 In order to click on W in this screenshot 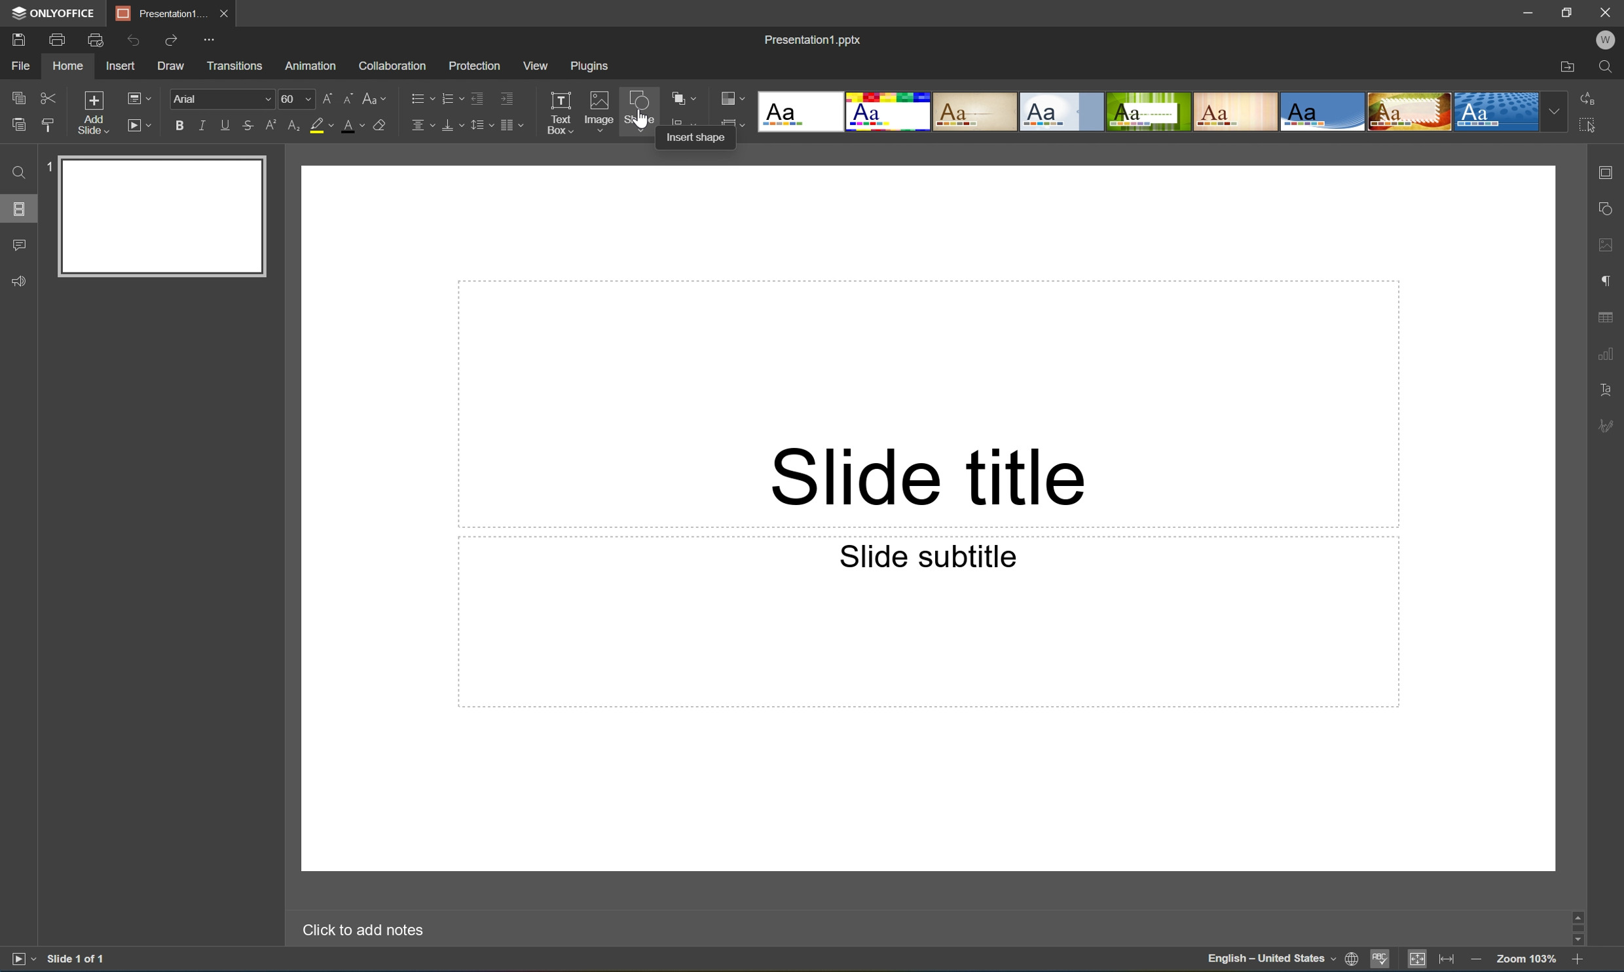, I will do `click(1606, 37)`.